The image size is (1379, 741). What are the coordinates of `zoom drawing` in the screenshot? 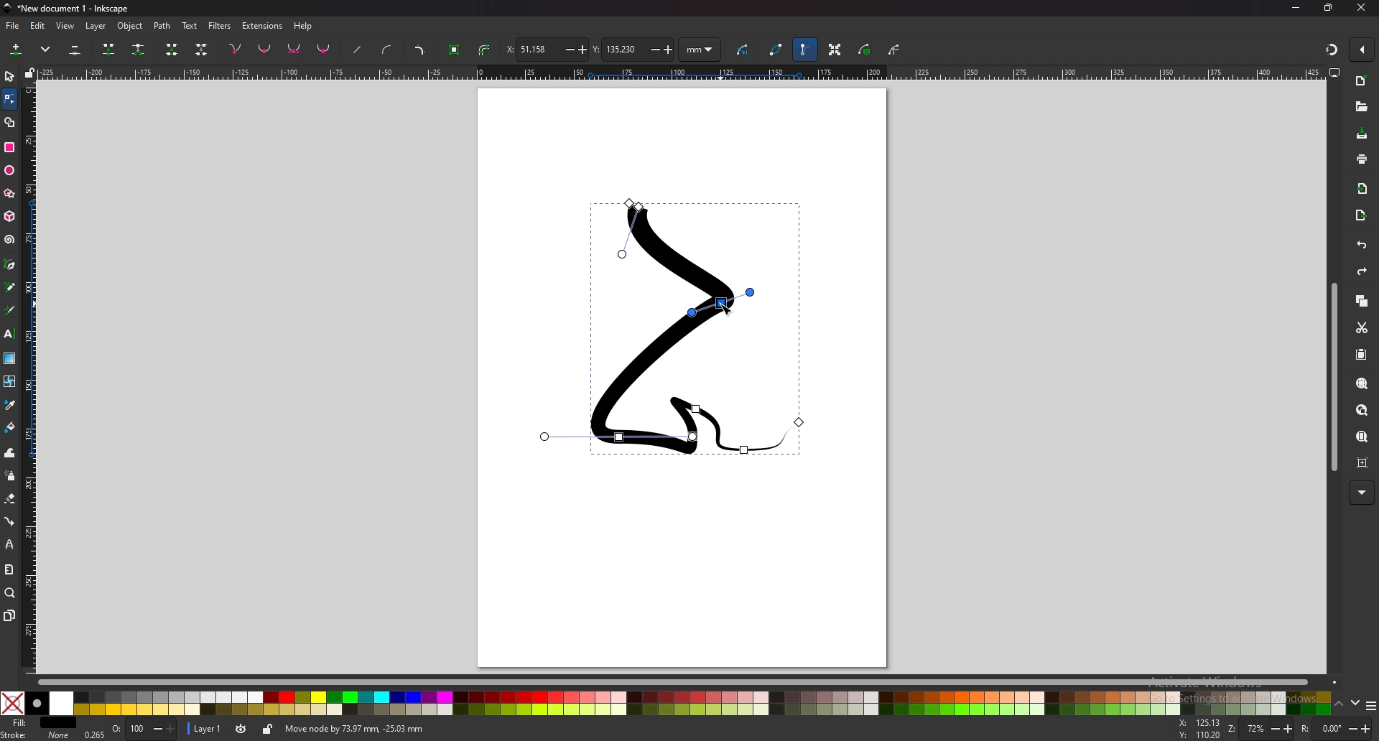 It's located at (1360, 411).